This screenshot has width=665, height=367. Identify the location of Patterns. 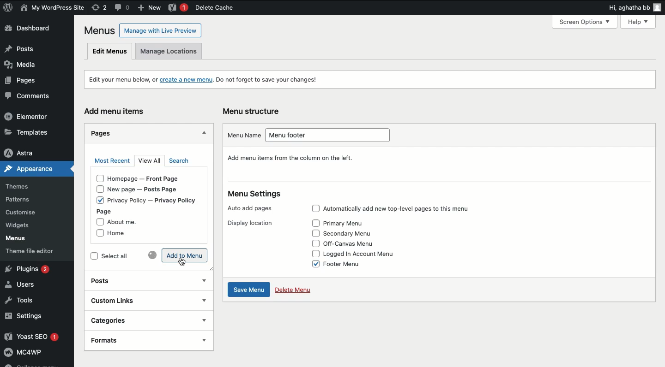
(25, 198).